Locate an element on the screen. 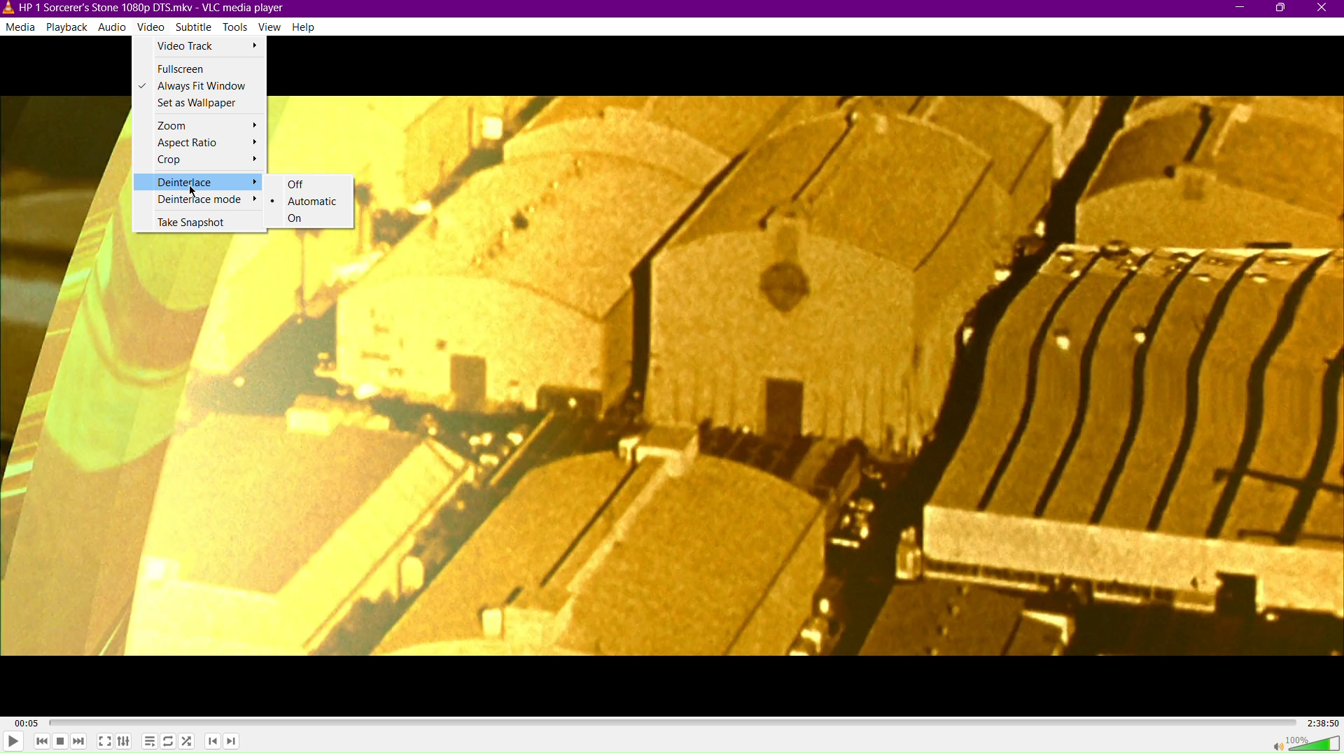  Next Chapter is located at coordinates (232, 742).